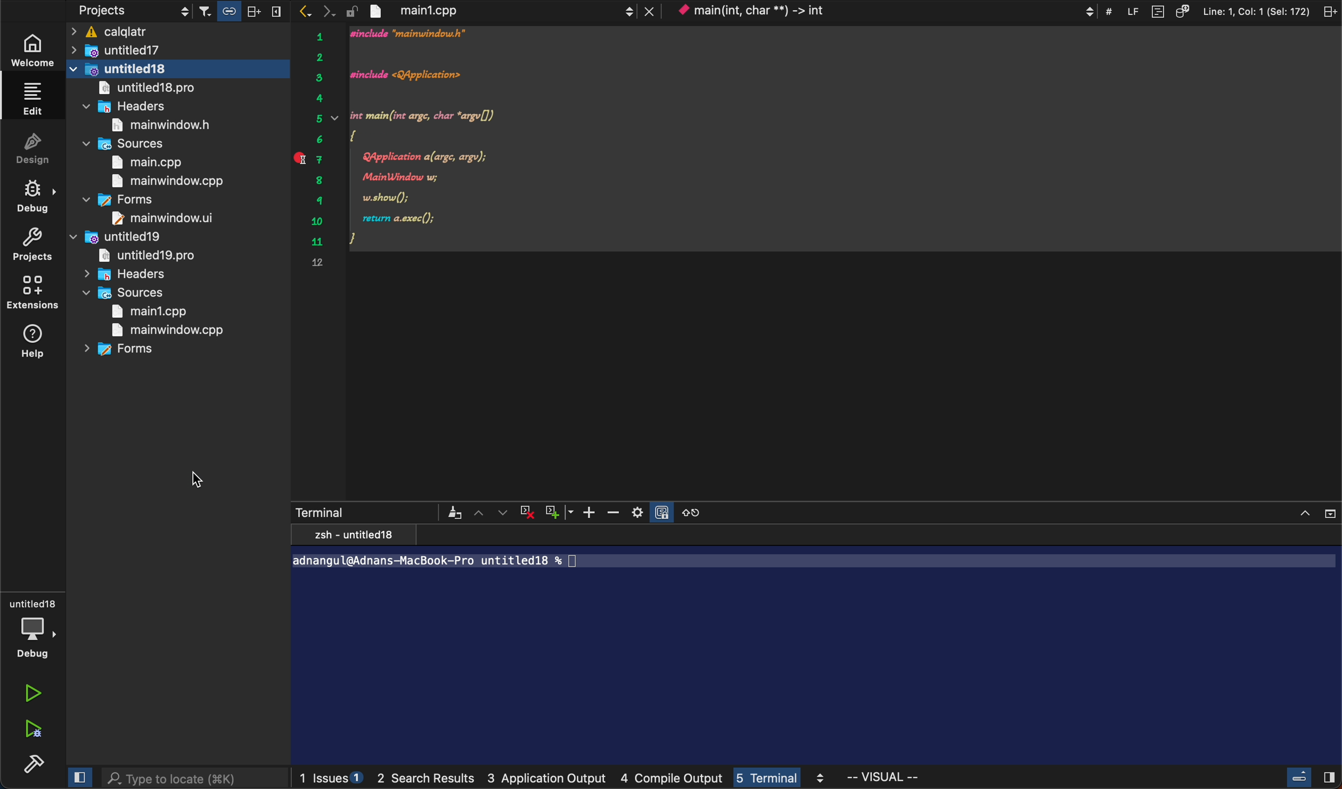 The width and height of the screenshot is (1342, 789). What do you see at coordinates (276, 8) in the screenshot?
I see `split vertically` at bounding box center [276, 8].